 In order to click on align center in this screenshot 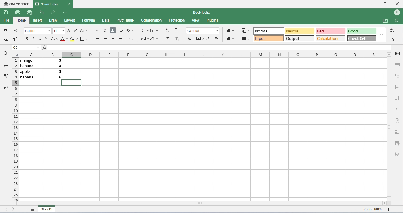, I will do `click(106, 39)`.